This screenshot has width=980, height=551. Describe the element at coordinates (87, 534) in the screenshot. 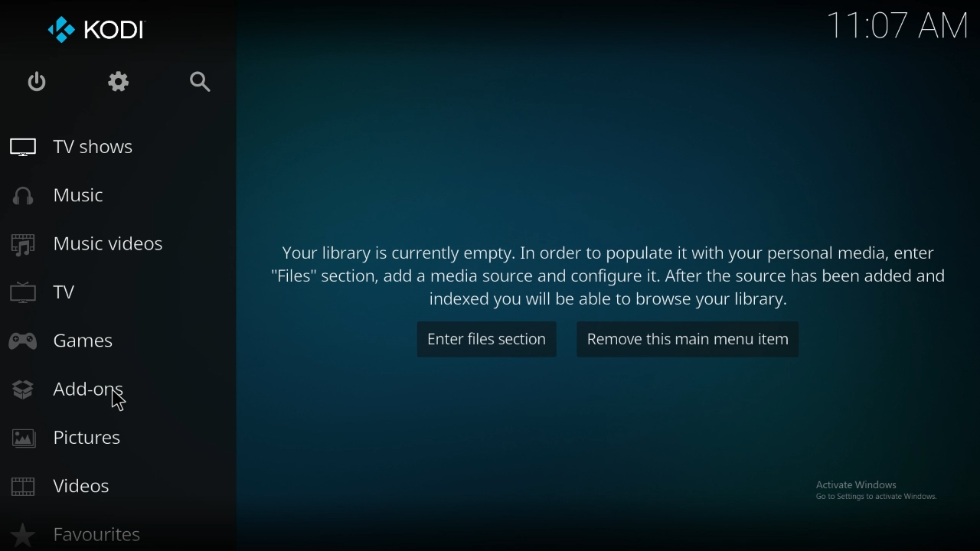

I see `favourites` at that location.